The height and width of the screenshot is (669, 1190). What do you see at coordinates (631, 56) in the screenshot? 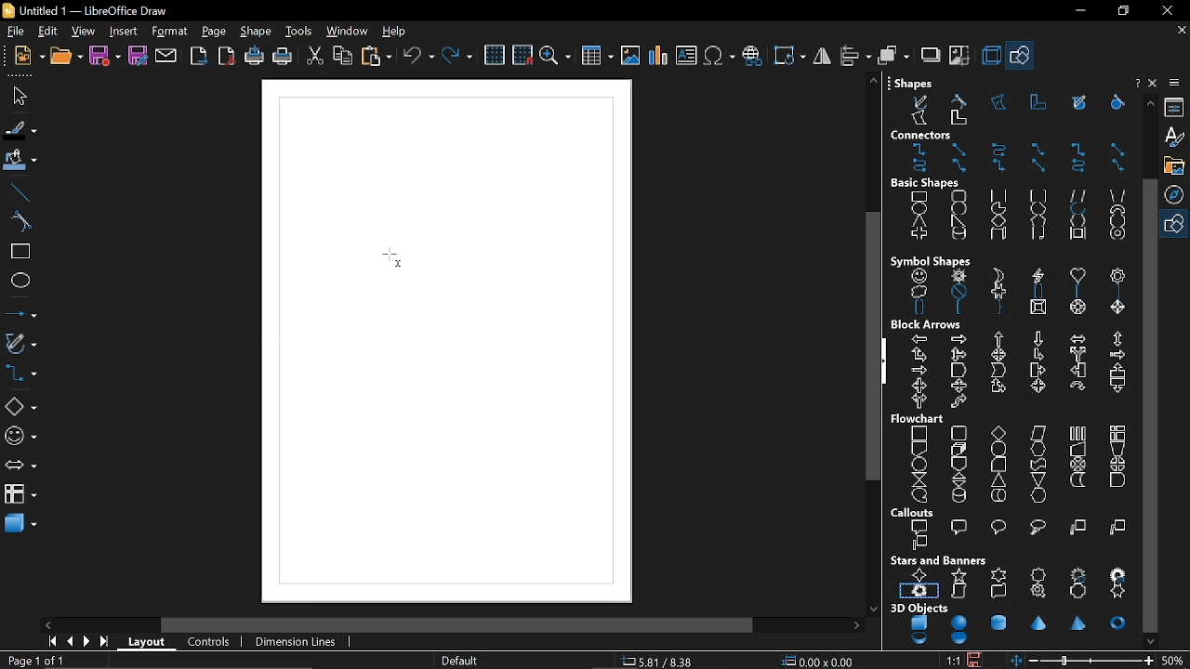
I see `Insert image` at bounding box center [631, 56].